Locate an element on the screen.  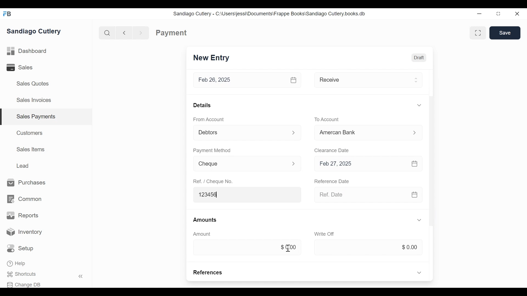
Change DB is located at coordinates (26, 284).